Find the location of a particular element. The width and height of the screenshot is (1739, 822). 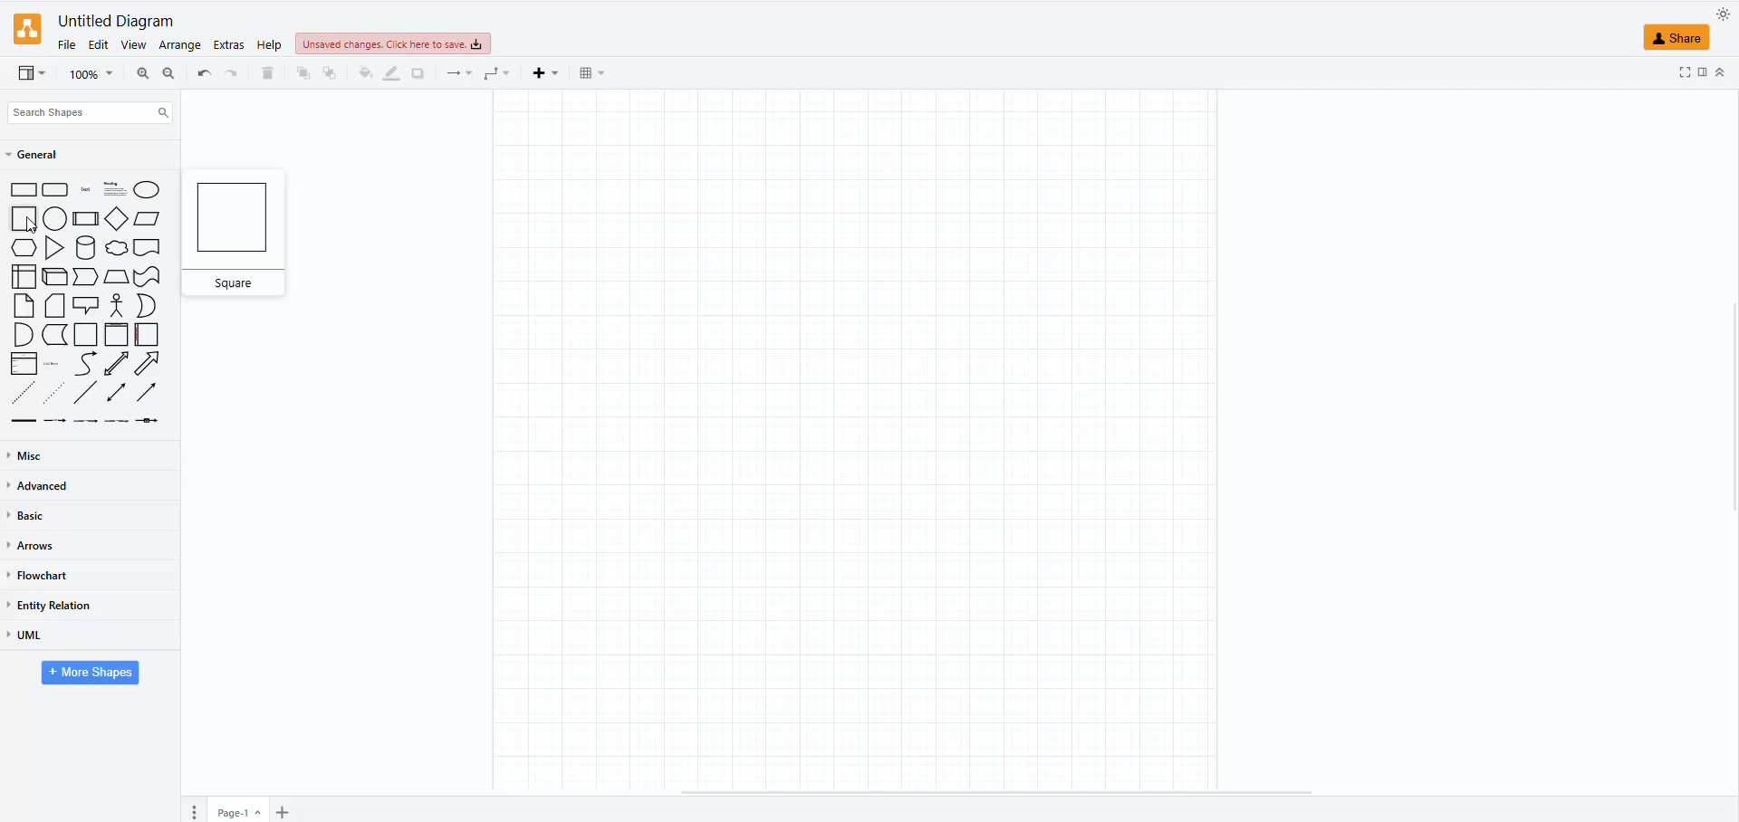

table is located at coordinates (589, 72).